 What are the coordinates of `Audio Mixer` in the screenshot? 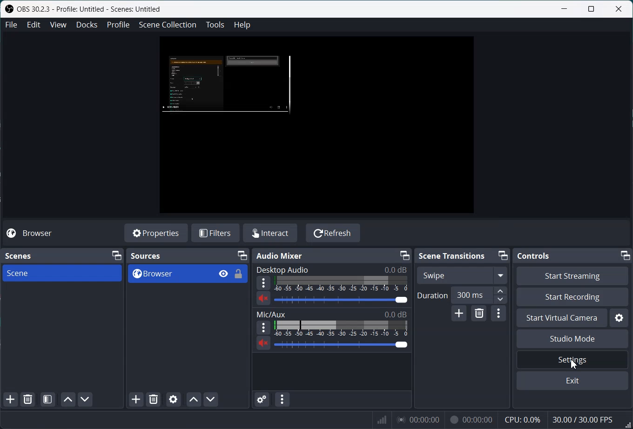 It's located at (280, 255).